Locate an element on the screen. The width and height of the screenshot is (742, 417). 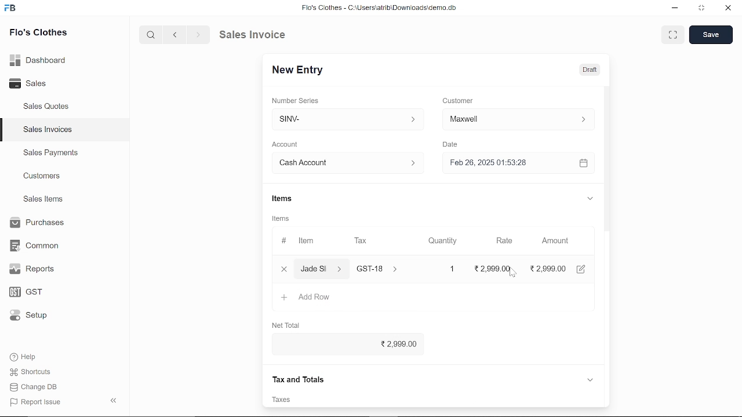
Quantity is located at coordinates (440, 242).